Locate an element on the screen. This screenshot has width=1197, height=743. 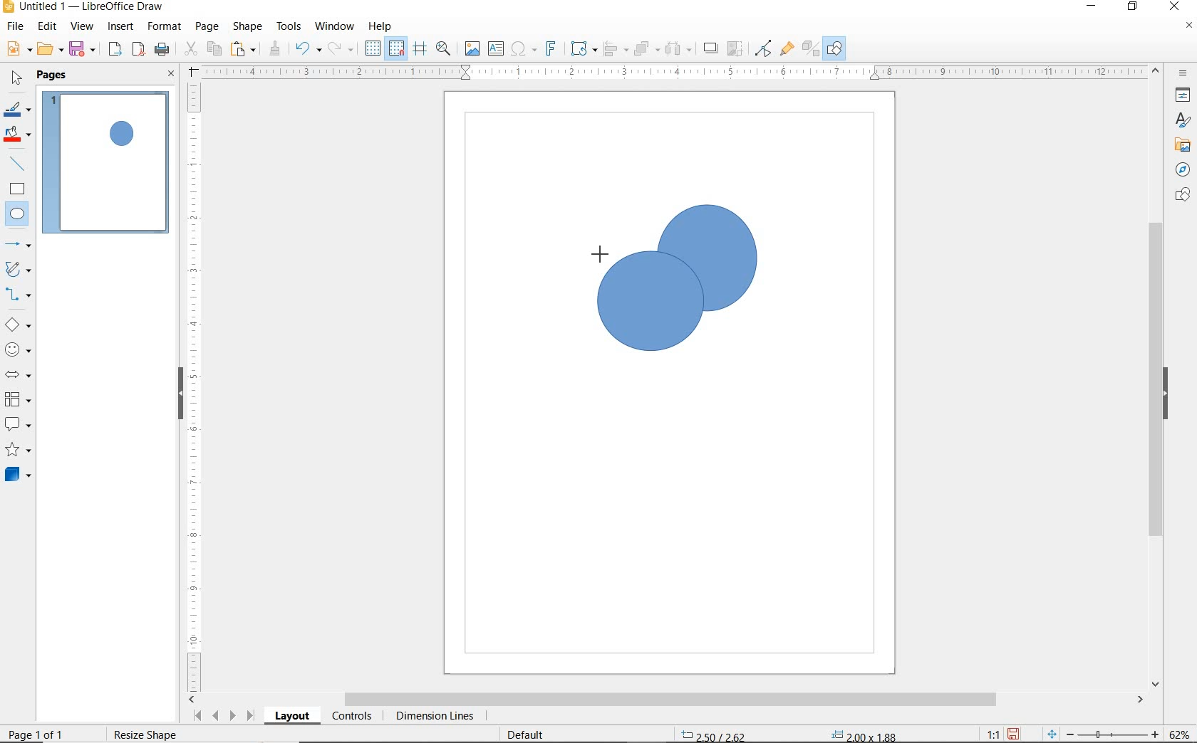
FILE is located at coordinates (16, 28).